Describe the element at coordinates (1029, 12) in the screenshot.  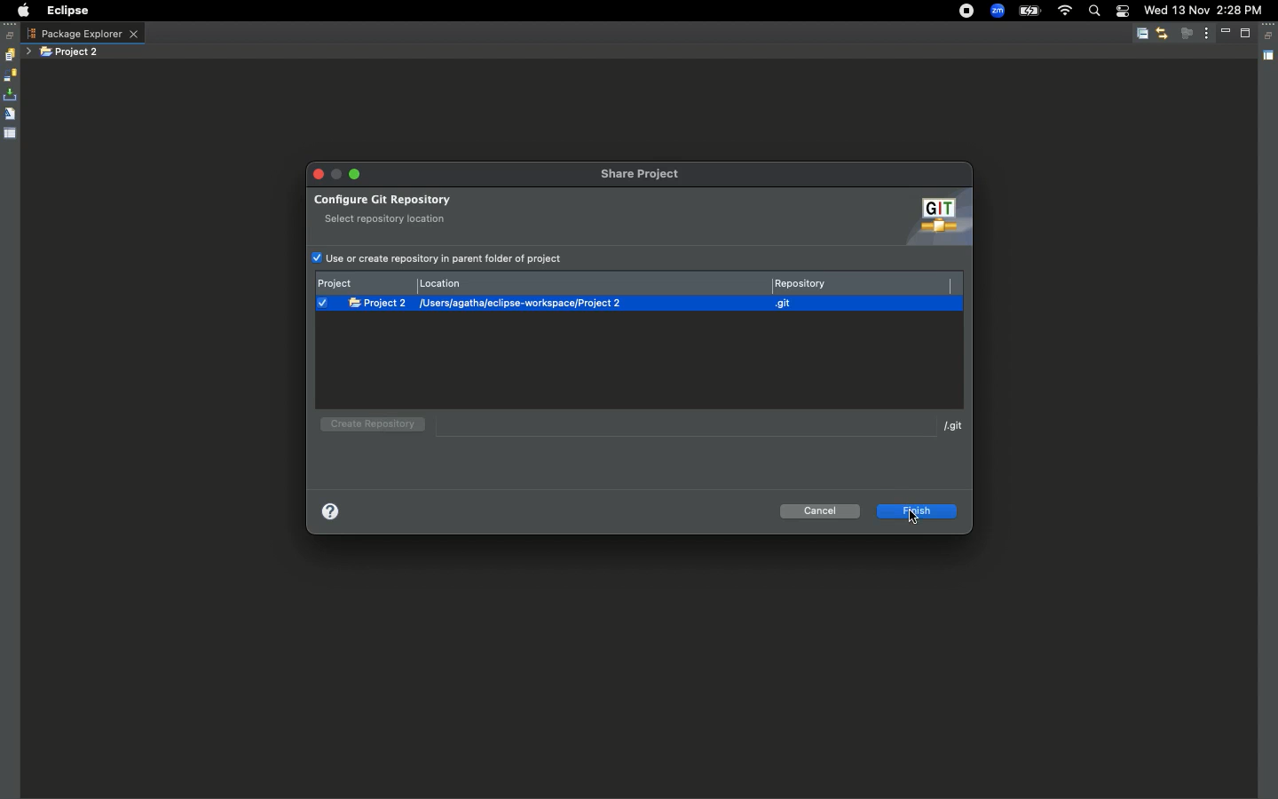
I see `Charge` at that location.